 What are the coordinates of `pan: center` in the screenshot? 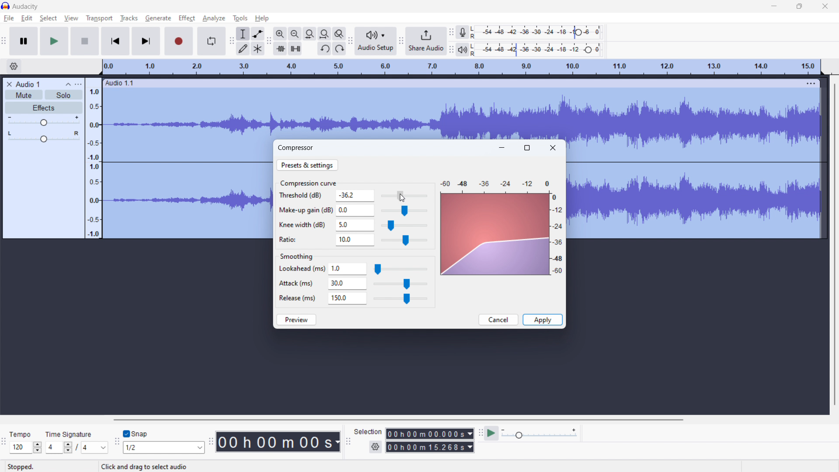 It's located at (43, 136).